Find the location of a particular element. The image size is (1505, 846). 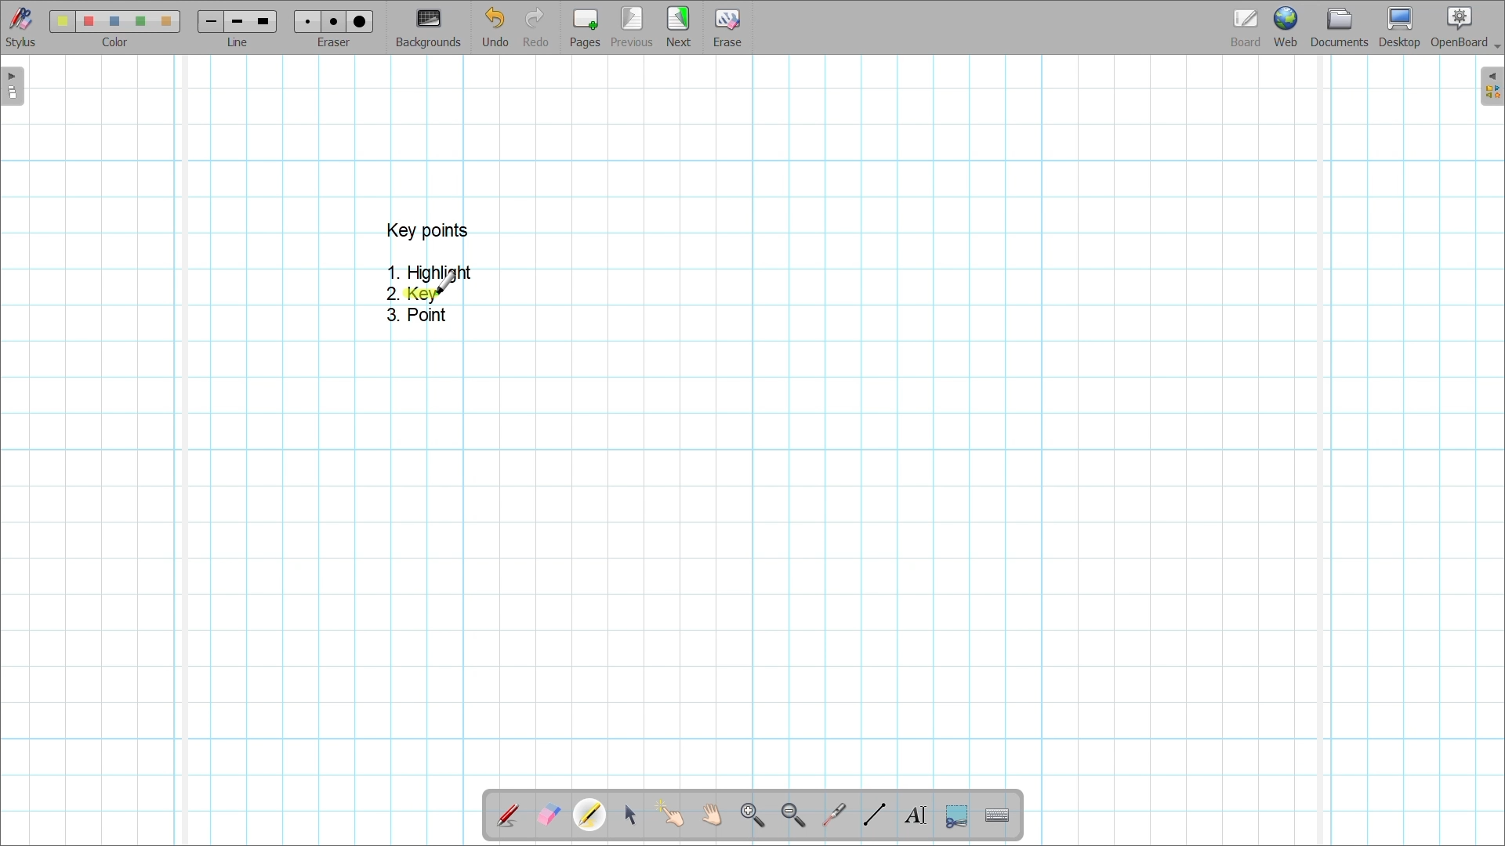

Go to previous page is located at coordinates (634, 27).